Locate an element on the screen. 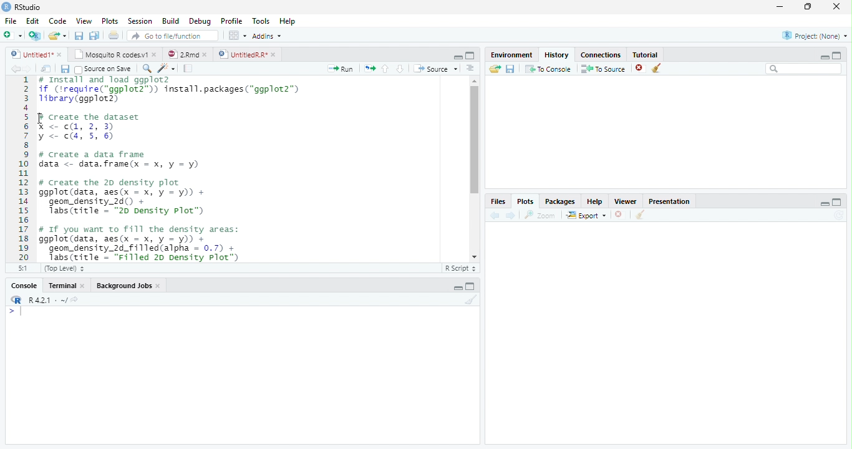 This screenshot has width=852, height=449. Project: (None) is located at coordinates (814, 36).